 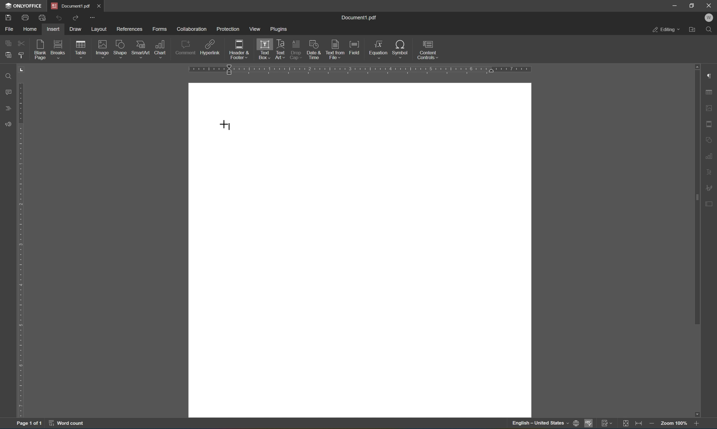 I want to click on copy, so click(x=8, y=43).